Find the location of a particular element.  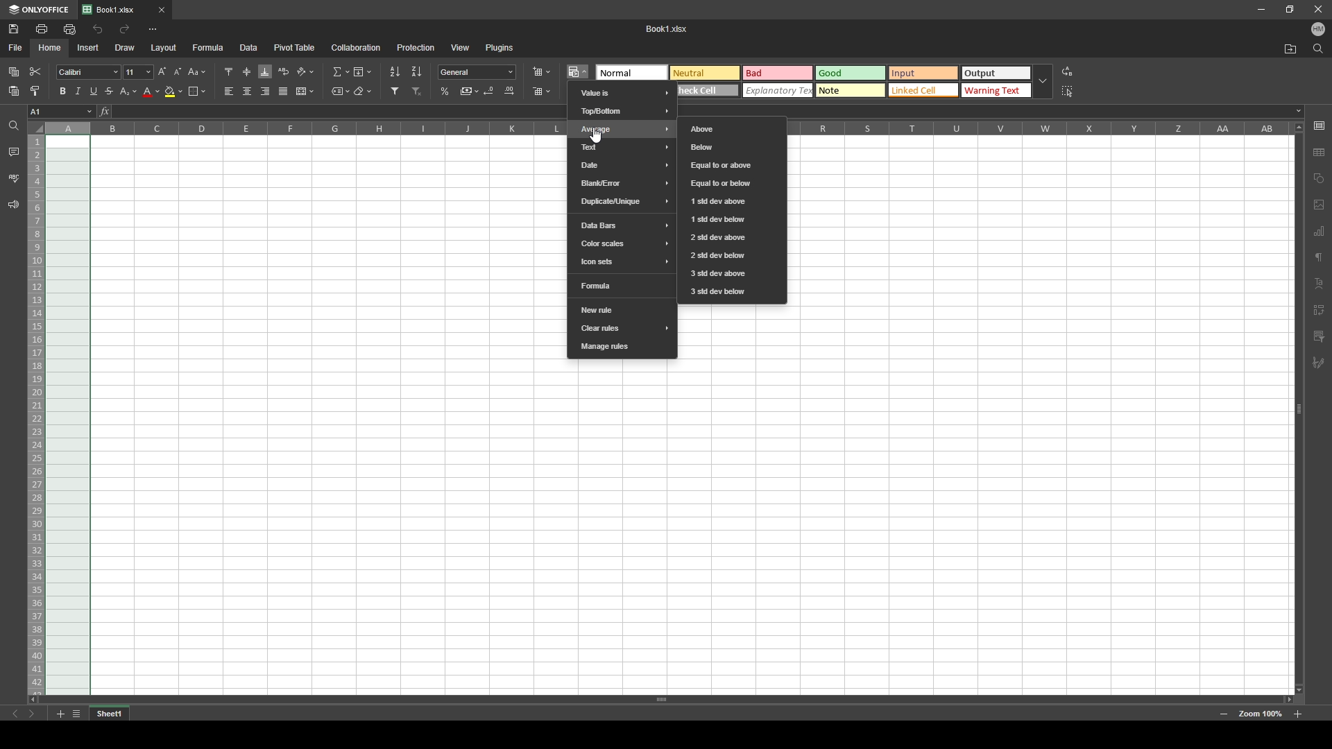

close tab is located at coordinates (162, 10).